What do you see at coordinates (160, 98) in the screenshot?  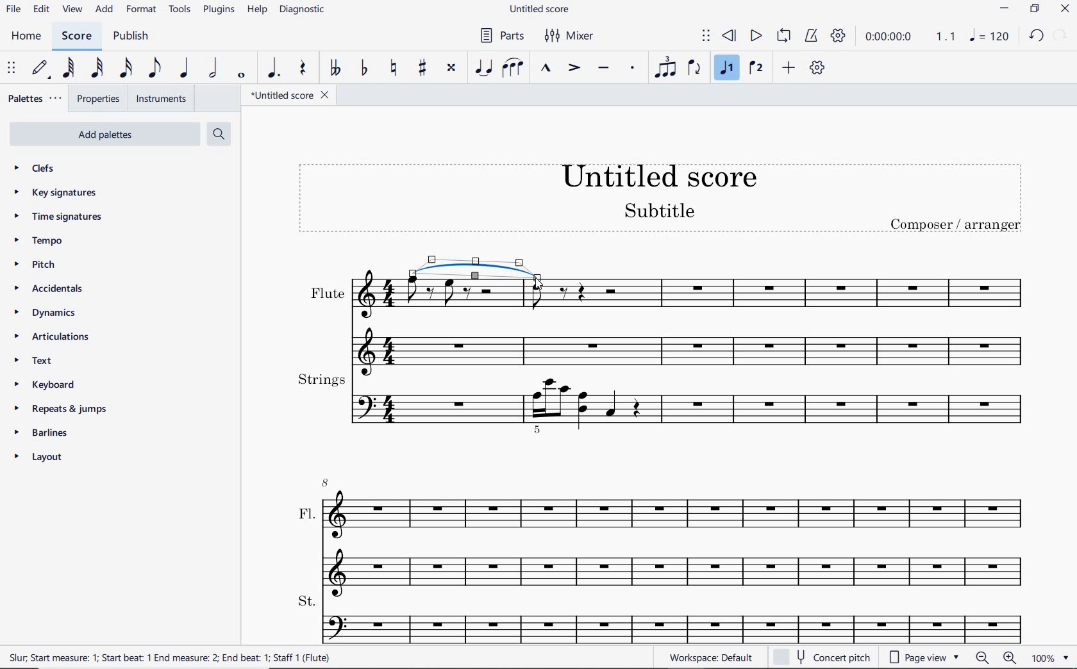 I see `INSTRUMENTS` at bounding box center [160, 98].